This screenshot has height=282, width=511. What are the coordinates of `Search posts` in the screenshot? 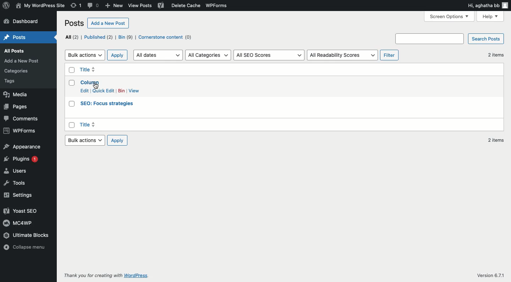 It's located at (450, 39).